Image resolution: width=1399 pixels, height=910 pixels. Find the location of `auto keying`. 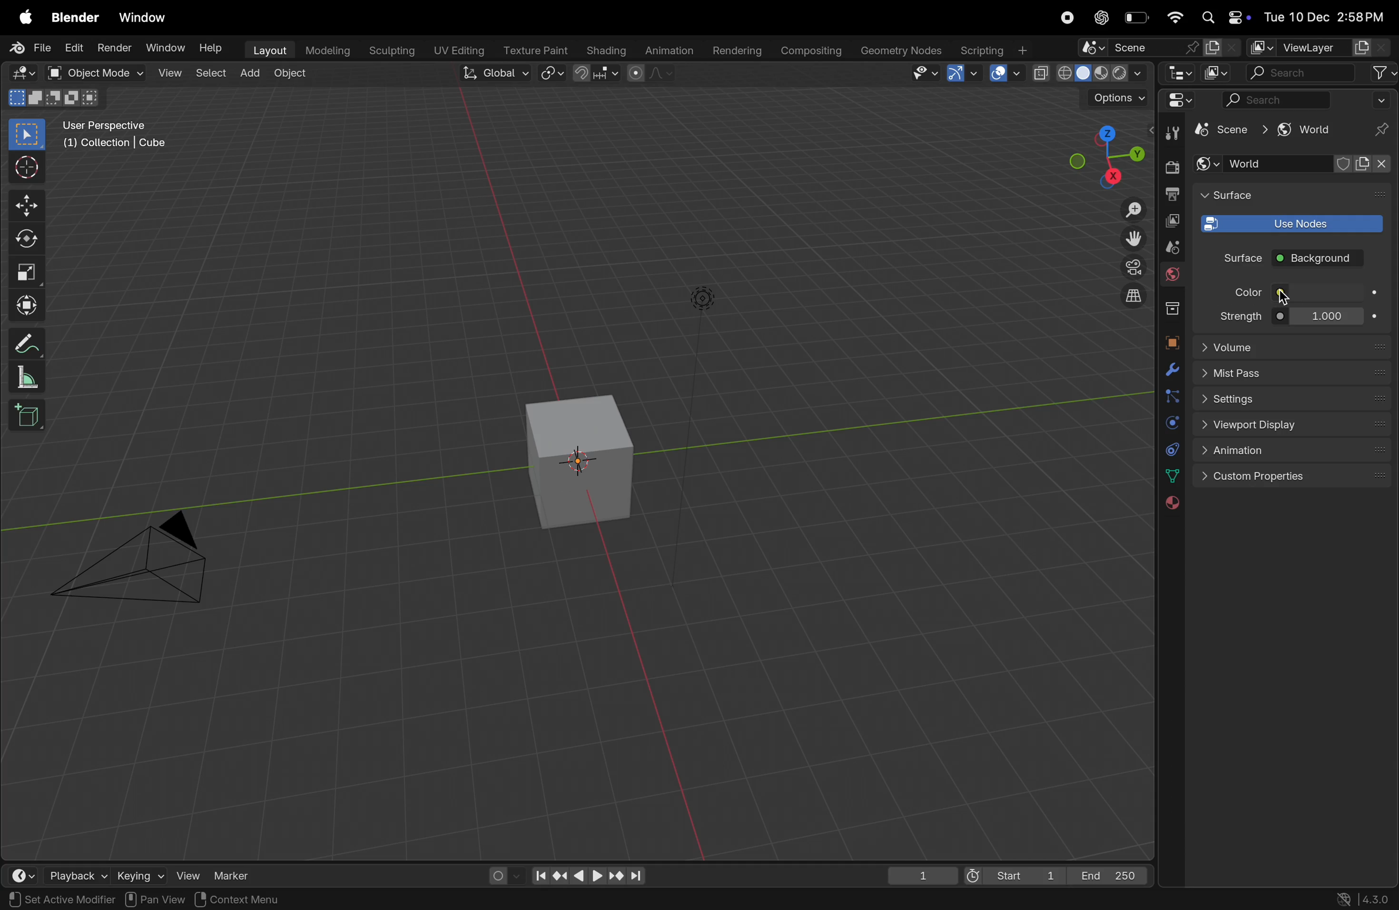

auto keying is located at coordinates (500, 875).